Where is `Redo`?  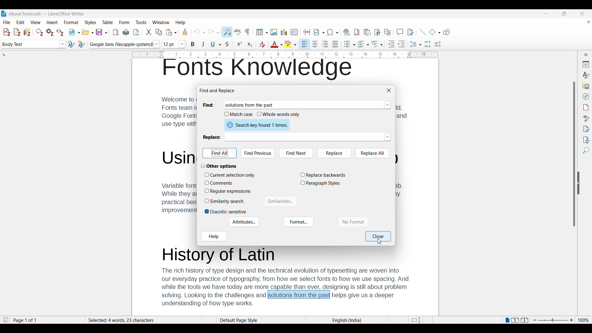
Redo is located at coordinates (213, 31).